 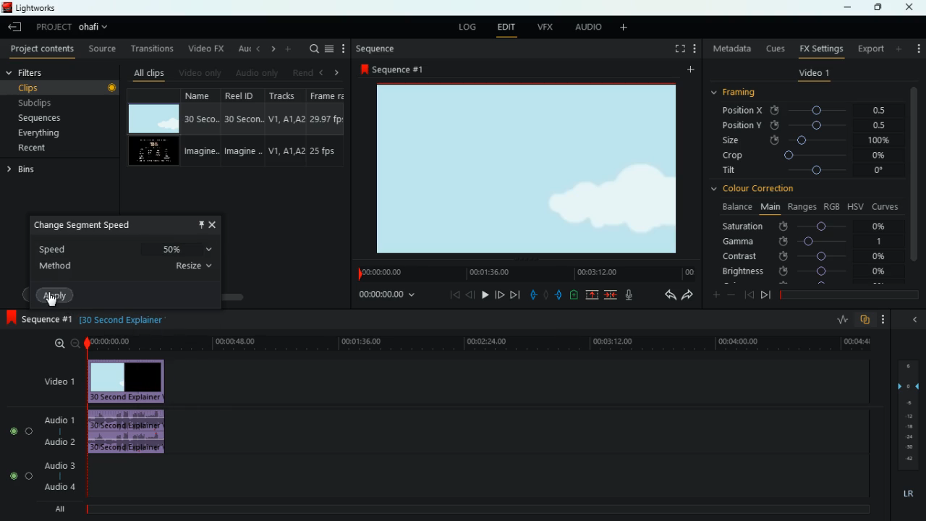 I want to click on change speed segment, so click(x=90, y=226).